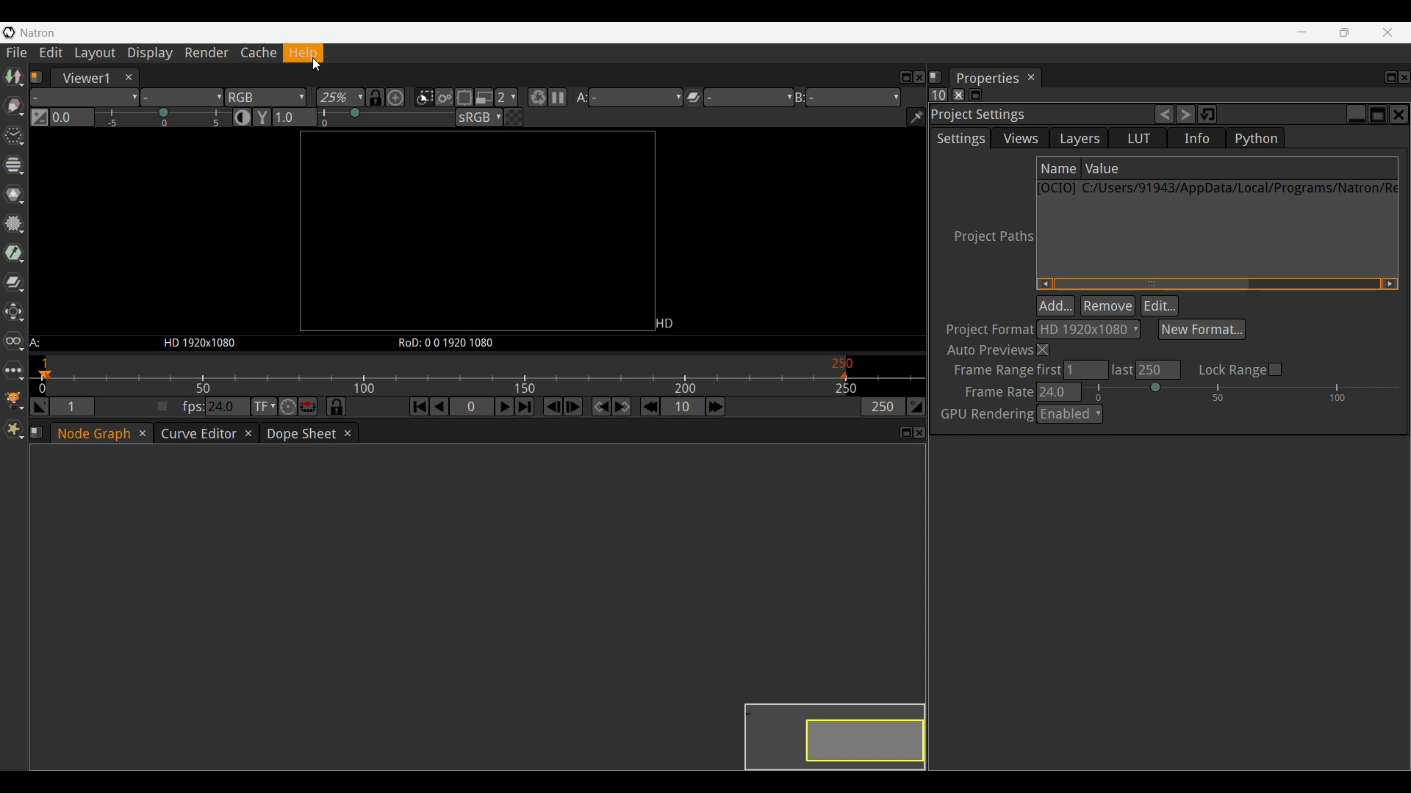  I want to click on Limits the proportion of the viewer that is kept updated, so click(464, 97).